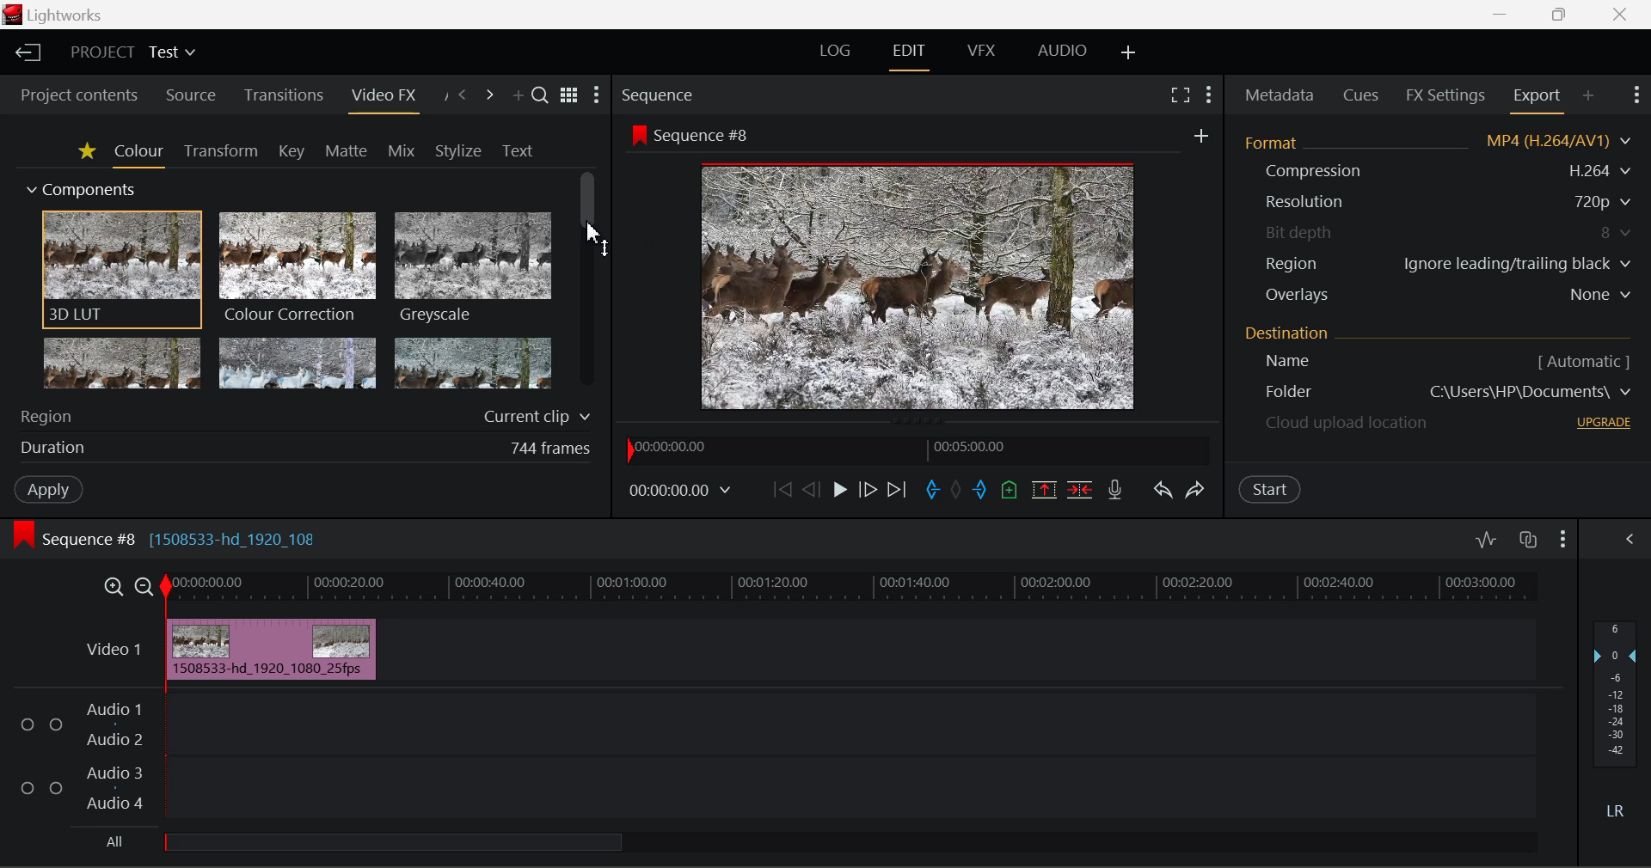 This screenshot has height=868, width=1651. Describe the element at coordinates (1501, 13) in the screenshot. I see `Restore Down` at that location.